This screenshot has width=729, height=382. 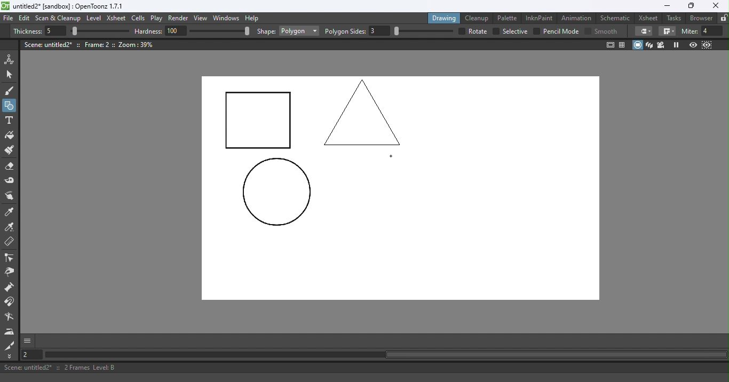 What do you see at coordinates (10, 302) in the screenshot?
I see `Magnet tool` at bounding box center [10, 302].